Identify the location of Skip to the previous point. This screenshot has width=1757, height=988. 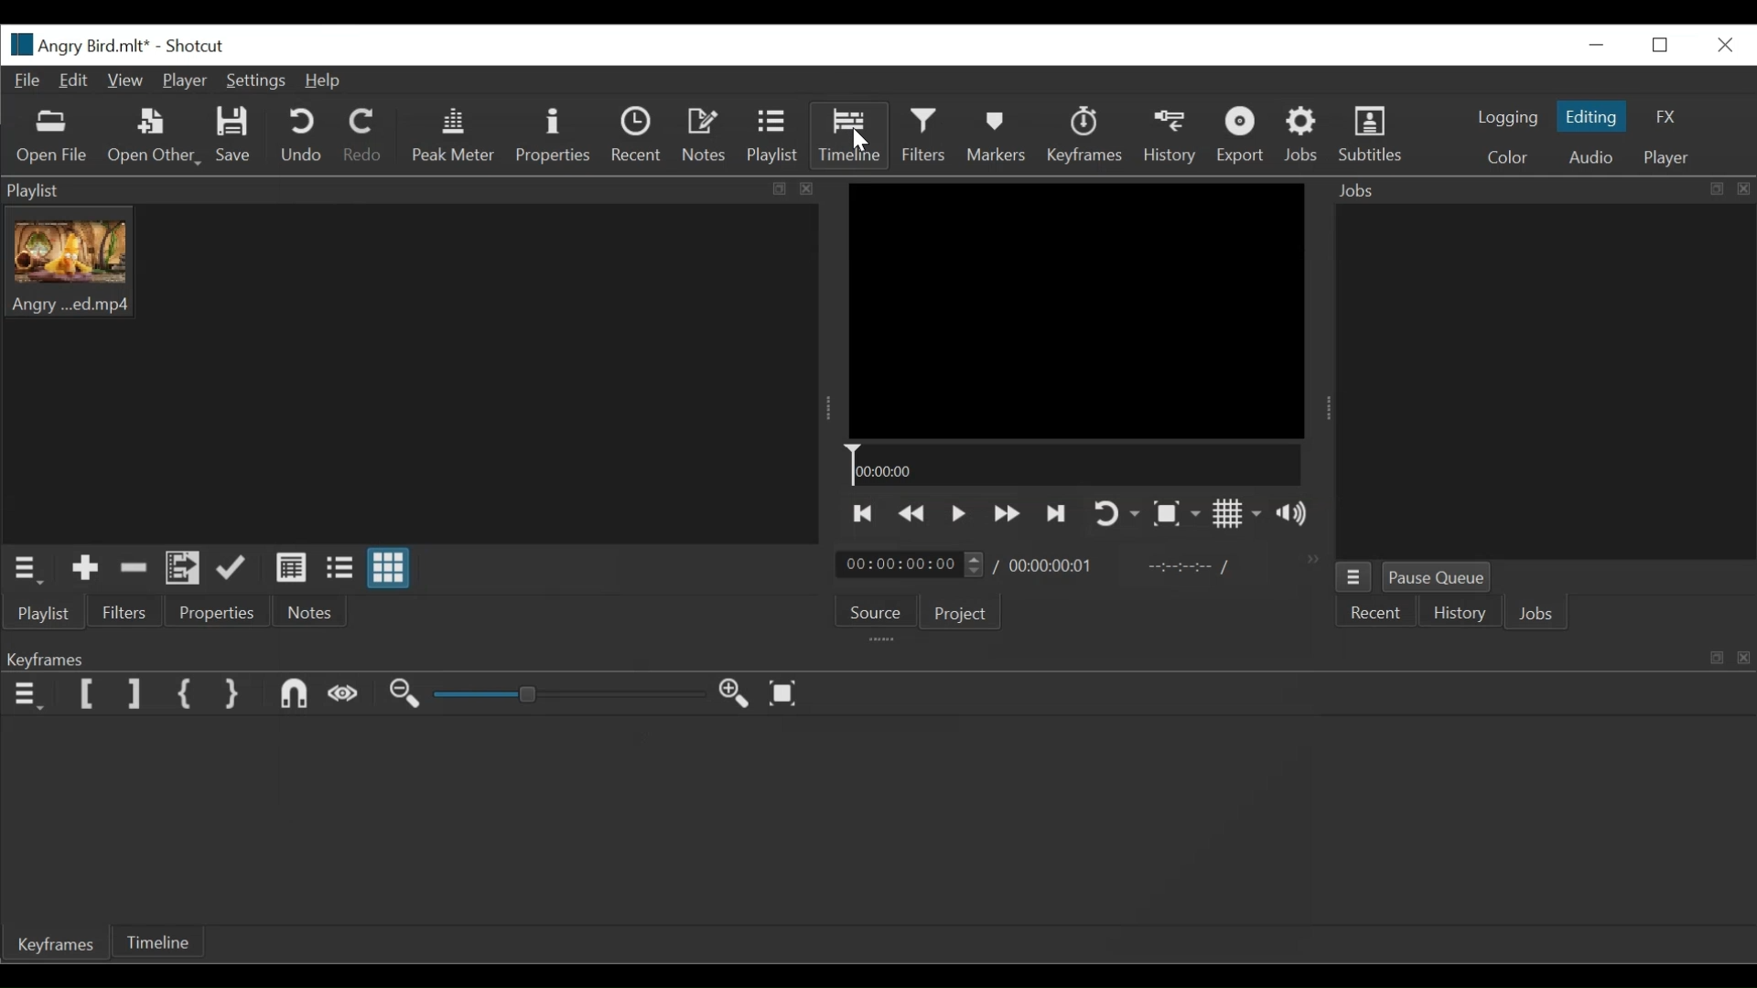
(866, 515).